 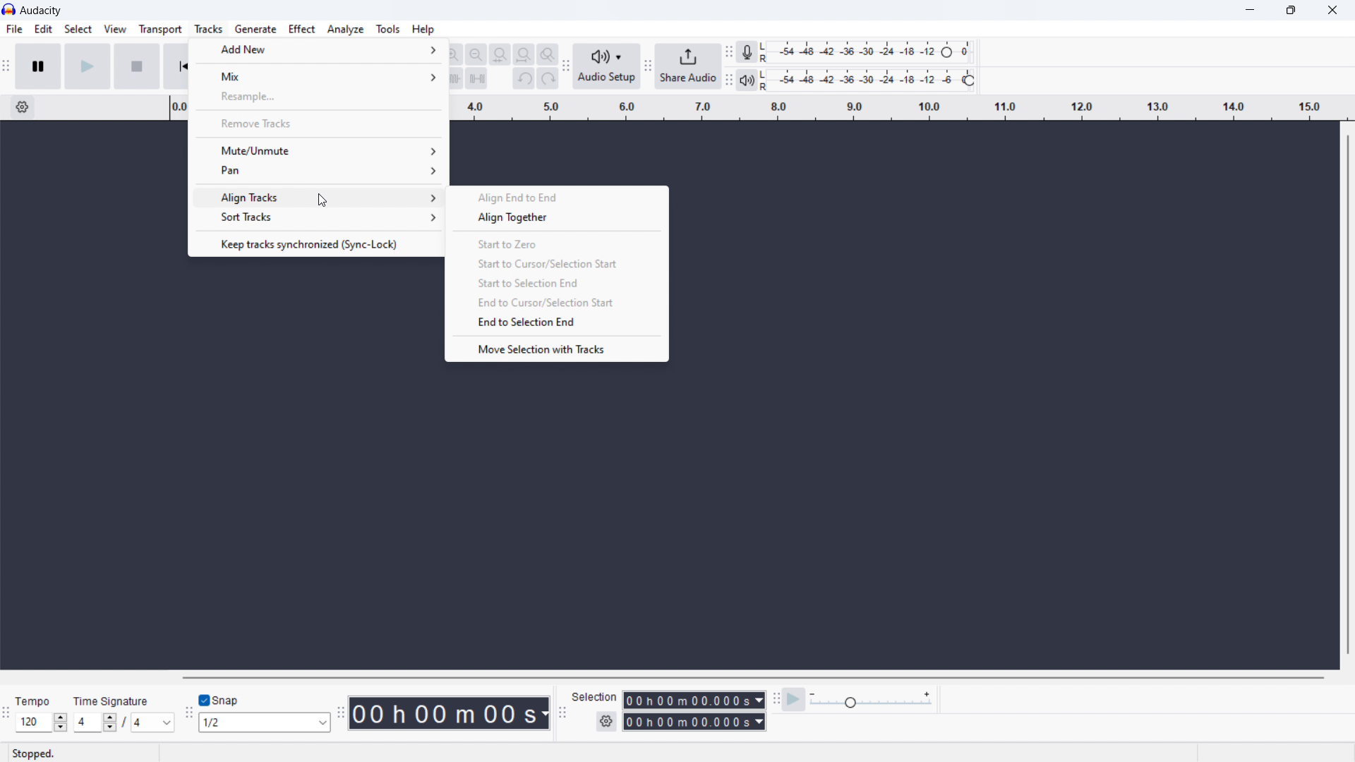 What do you see at coordinates (524, 54) in the screenshot?
I see `fit project to width` at bounding box center [524, 54].